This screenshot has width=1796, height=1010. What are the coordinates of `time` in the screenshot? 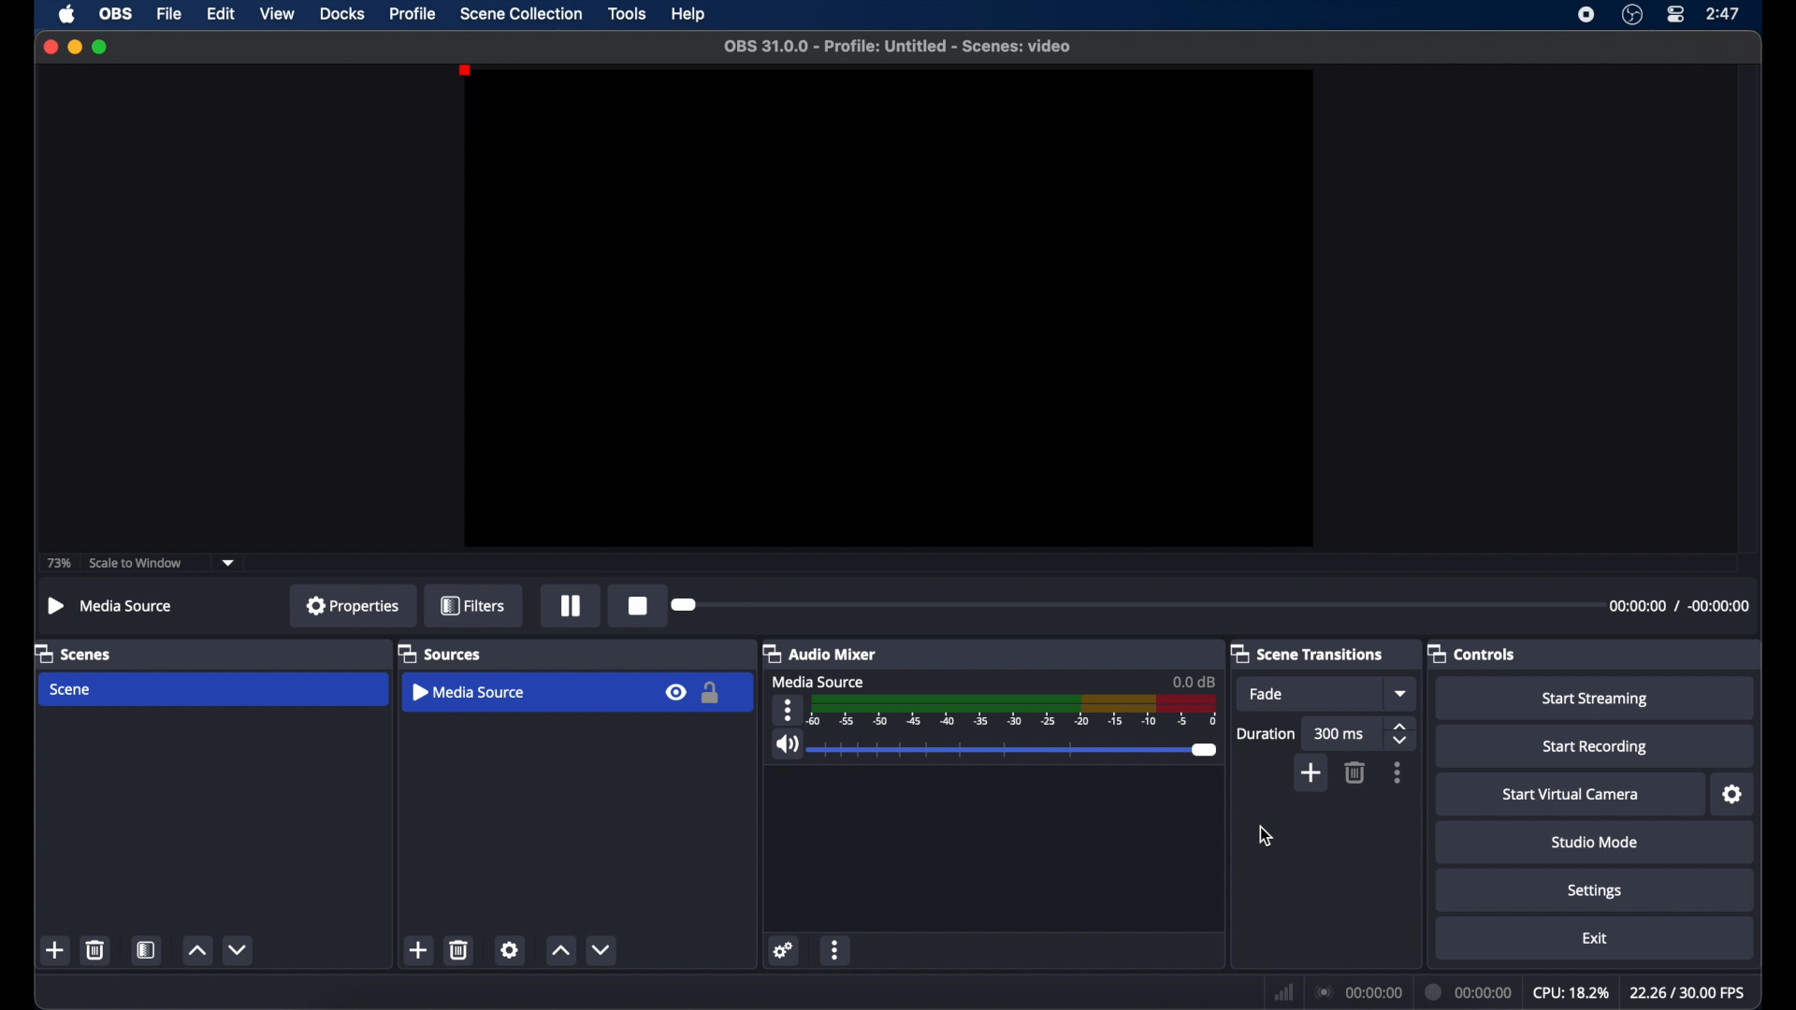 It's located at (1724, 14).